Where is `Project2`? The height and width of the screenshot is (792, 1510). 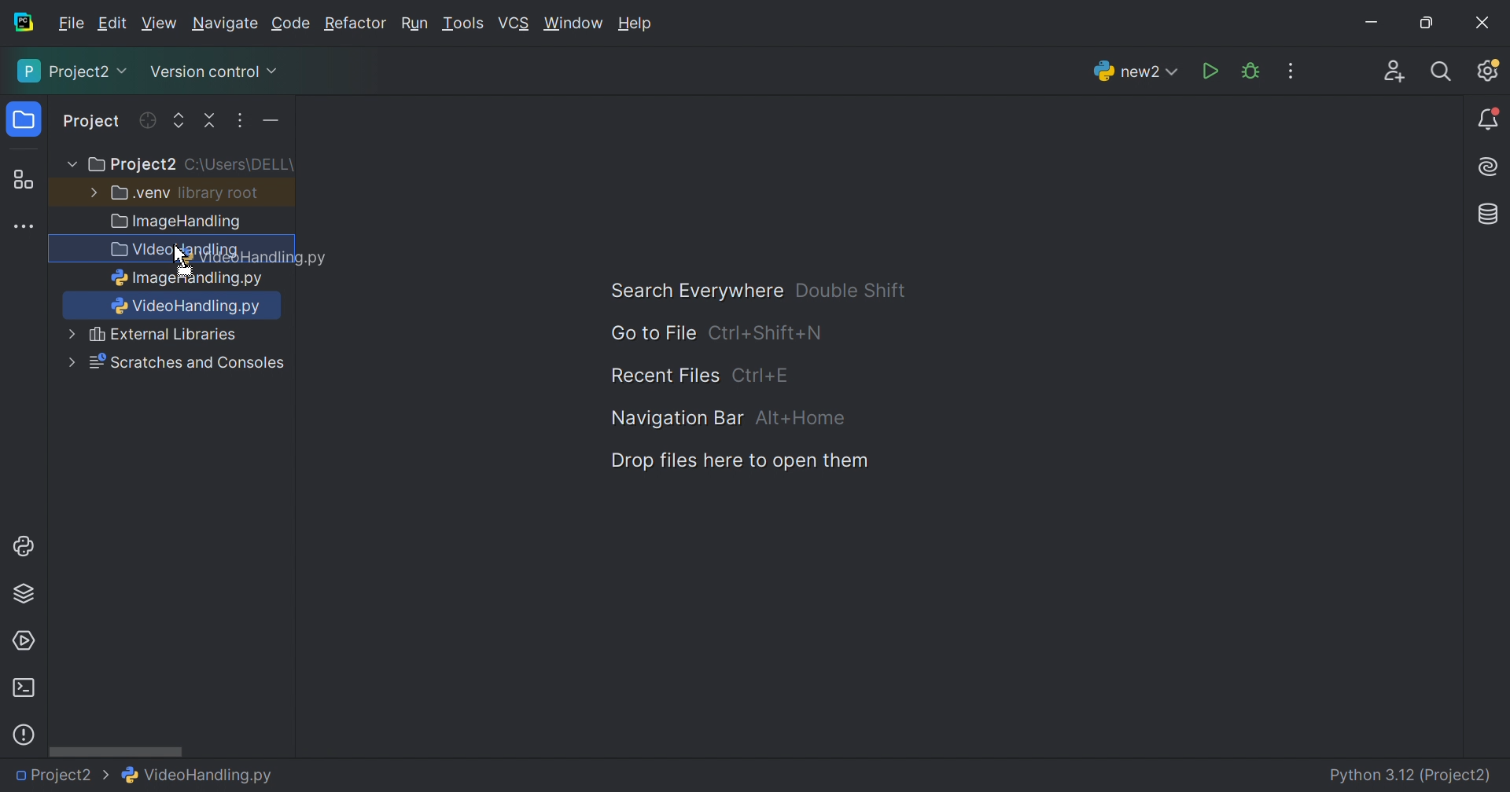 Project2 is located at coordinates (131, 165).